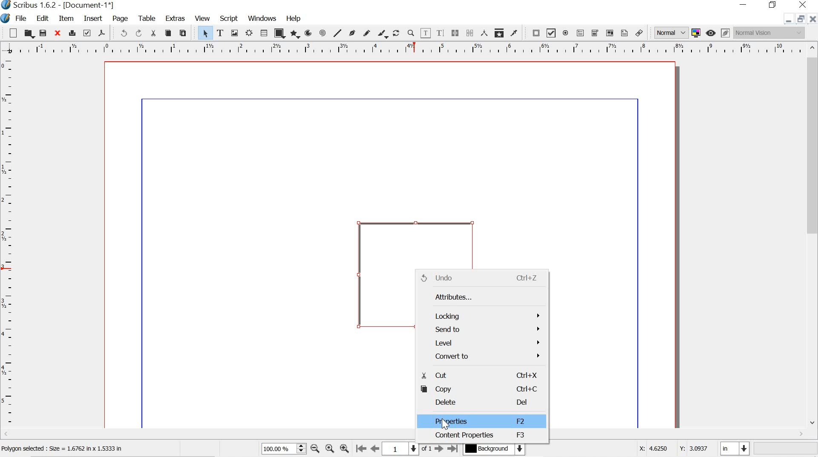  What do you see at coordinates (302, 448) in the screenshot?
I see `zoom in and out` at bounding box center [302, 448].